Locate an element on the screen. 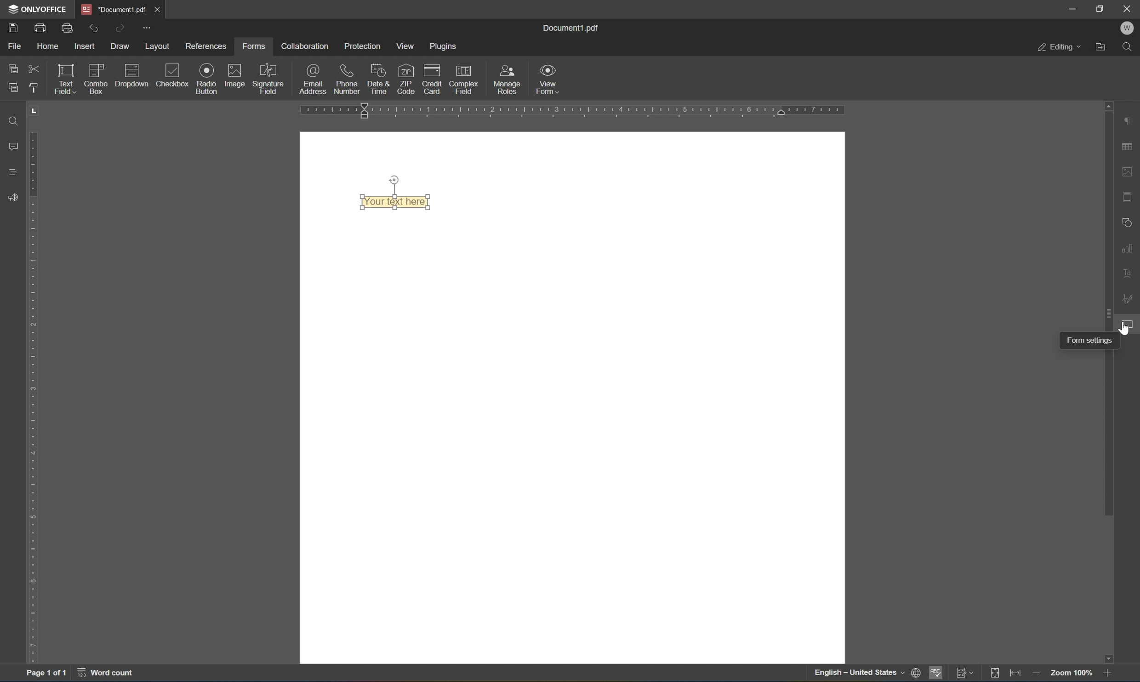 Image resolution: width=1140 pixels, height=682 pixels. W is located at coordinates (1129, 28).